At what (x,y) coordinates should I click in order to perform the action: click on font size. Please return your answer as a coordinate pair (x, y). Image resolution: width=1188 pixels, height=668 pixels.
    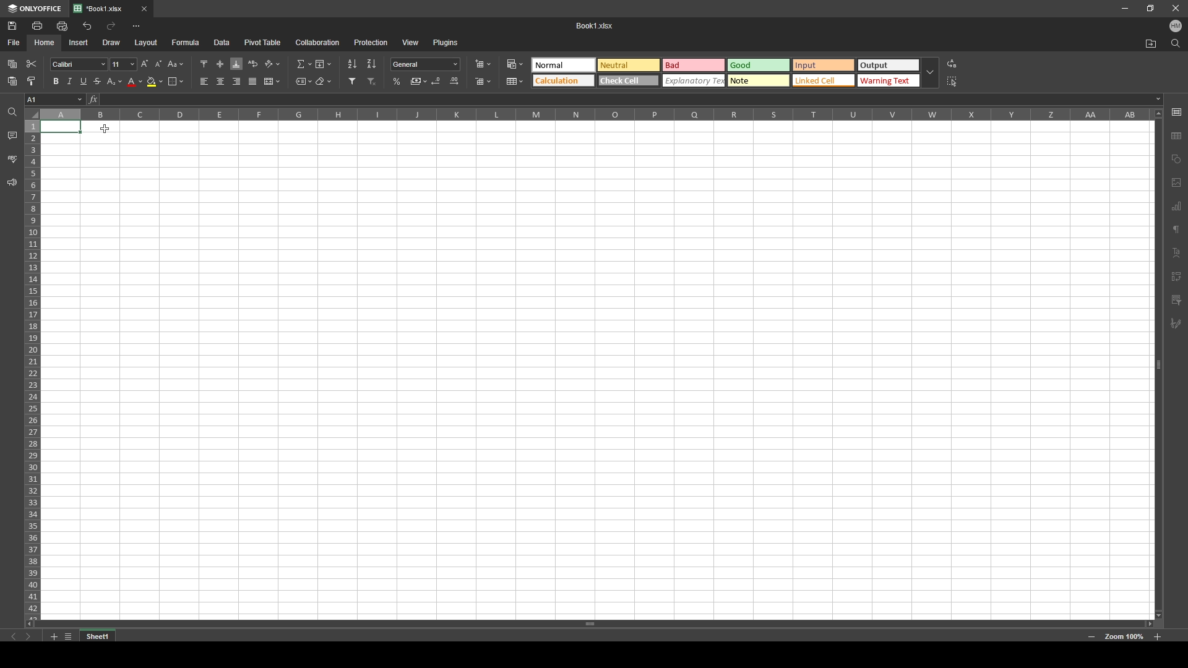
    Looking at the image, I should click on (123, 64).